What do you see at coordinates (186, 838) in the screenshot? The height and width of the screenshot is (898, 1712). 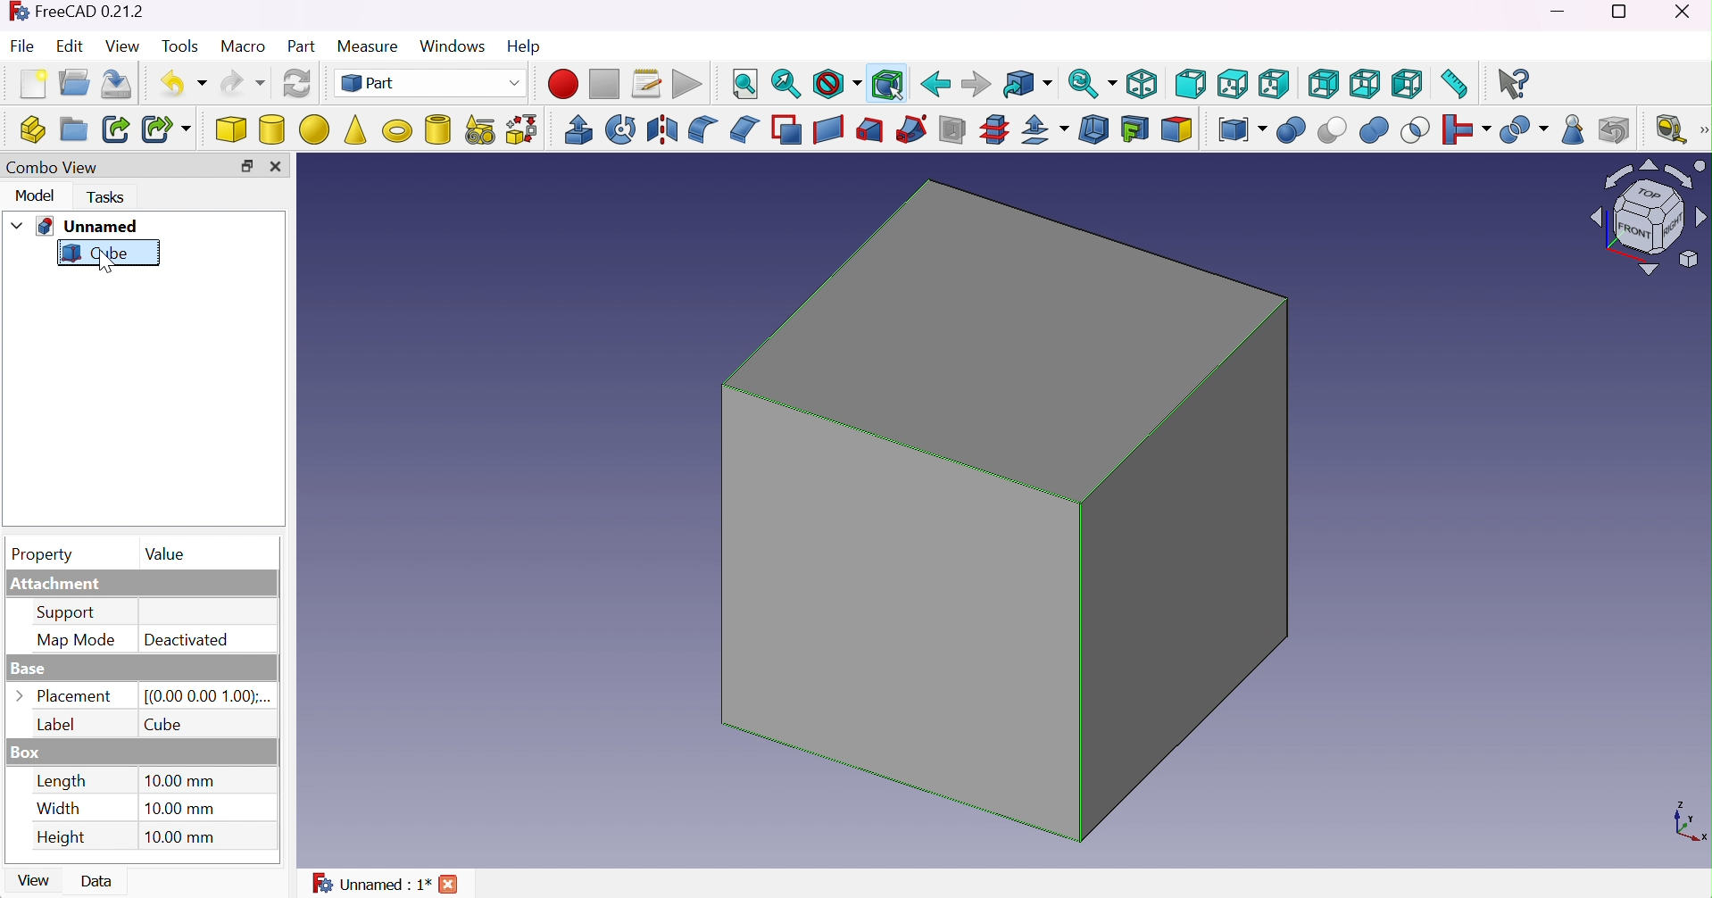 I see `10.00 mm` at bounding box center [186, 838].